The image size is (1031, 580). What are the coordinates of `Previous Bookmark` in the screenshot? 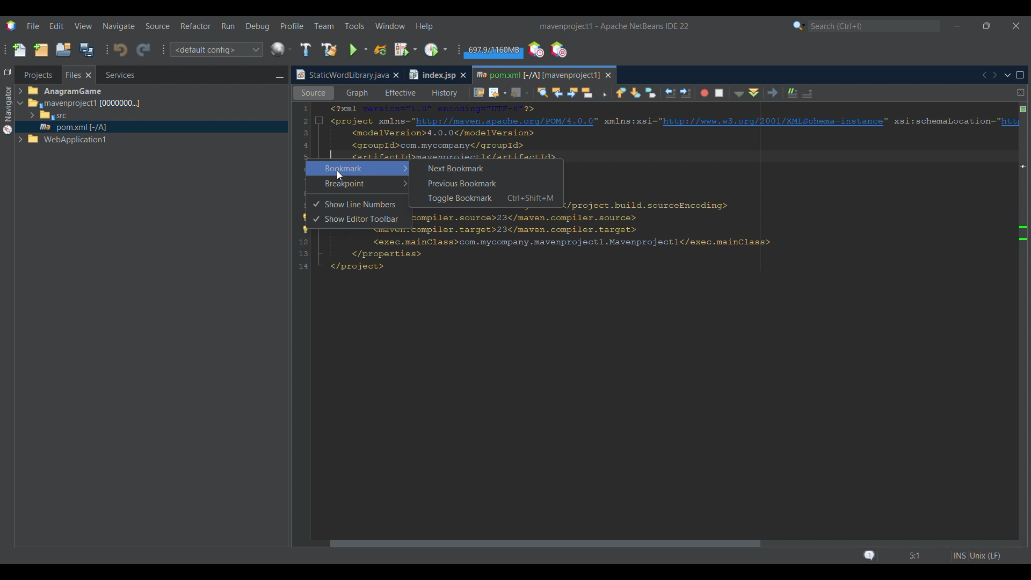 It's located at (485, 183).